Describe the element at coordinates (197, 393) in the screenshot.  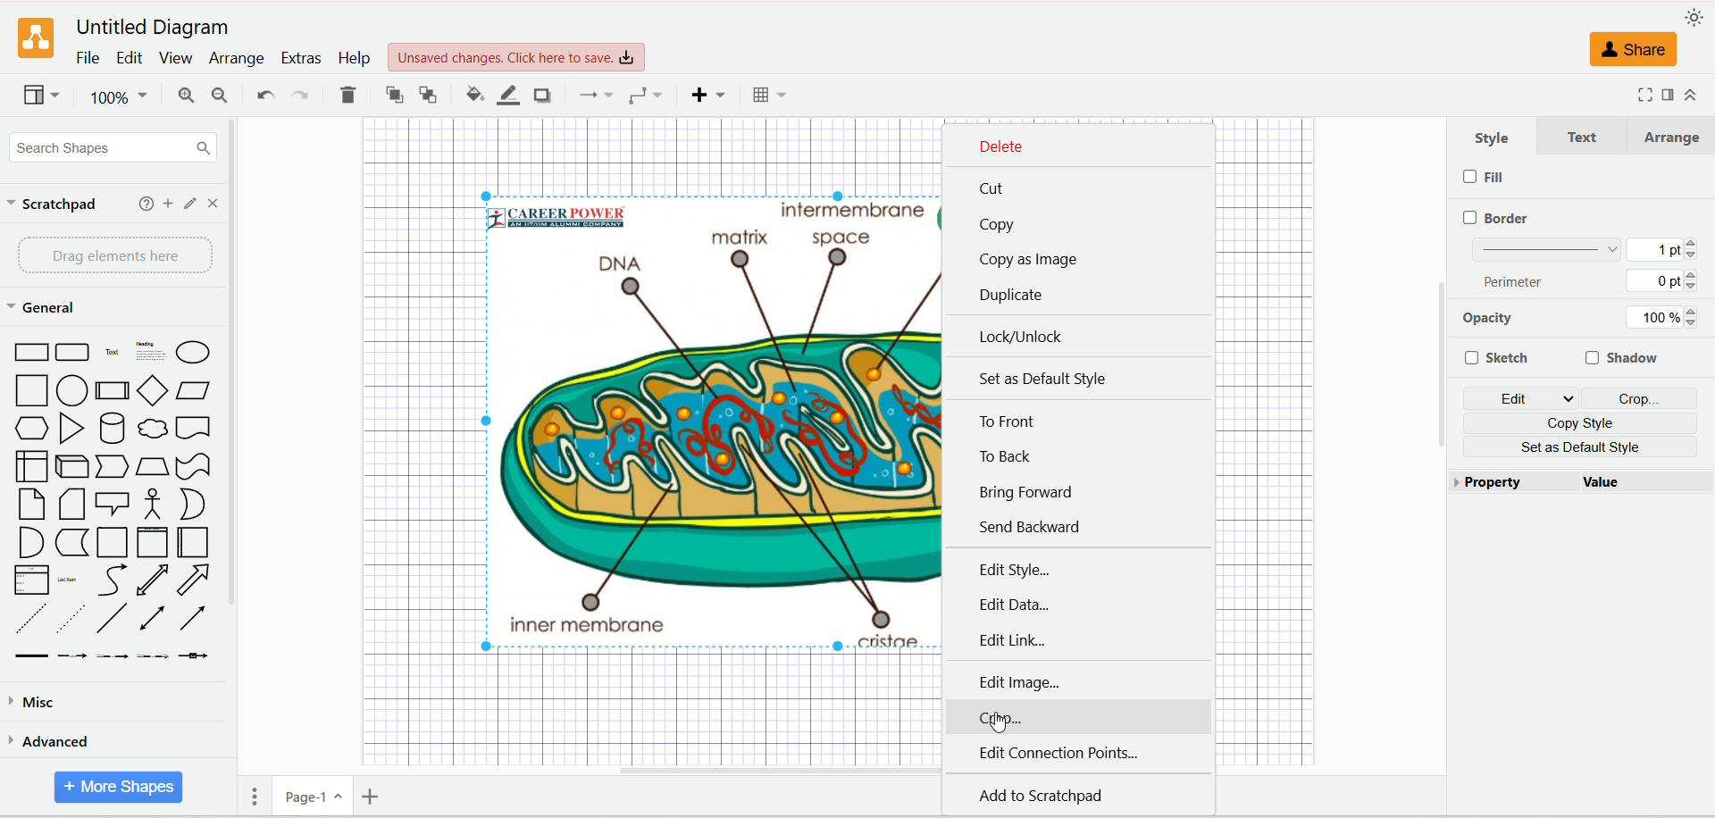
I see `Parallelogram` at that location.